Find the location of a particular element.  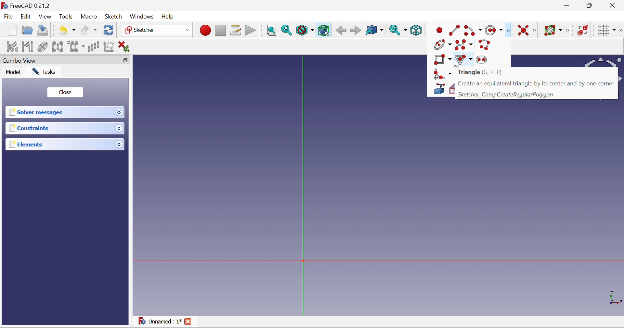

Tools is located at coordinates (65, 16).